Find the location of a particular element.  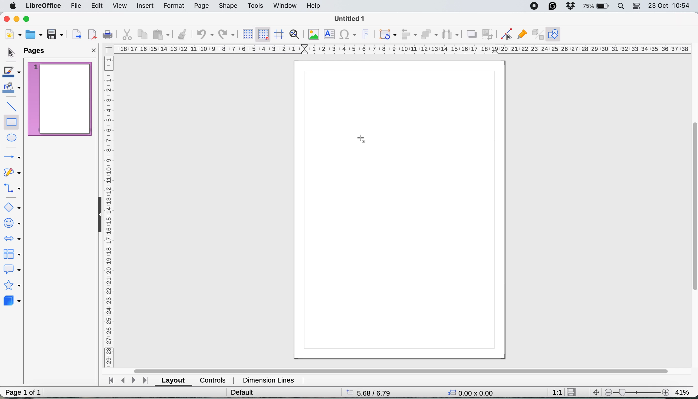

rectangle is located at coordinates (12, 121).